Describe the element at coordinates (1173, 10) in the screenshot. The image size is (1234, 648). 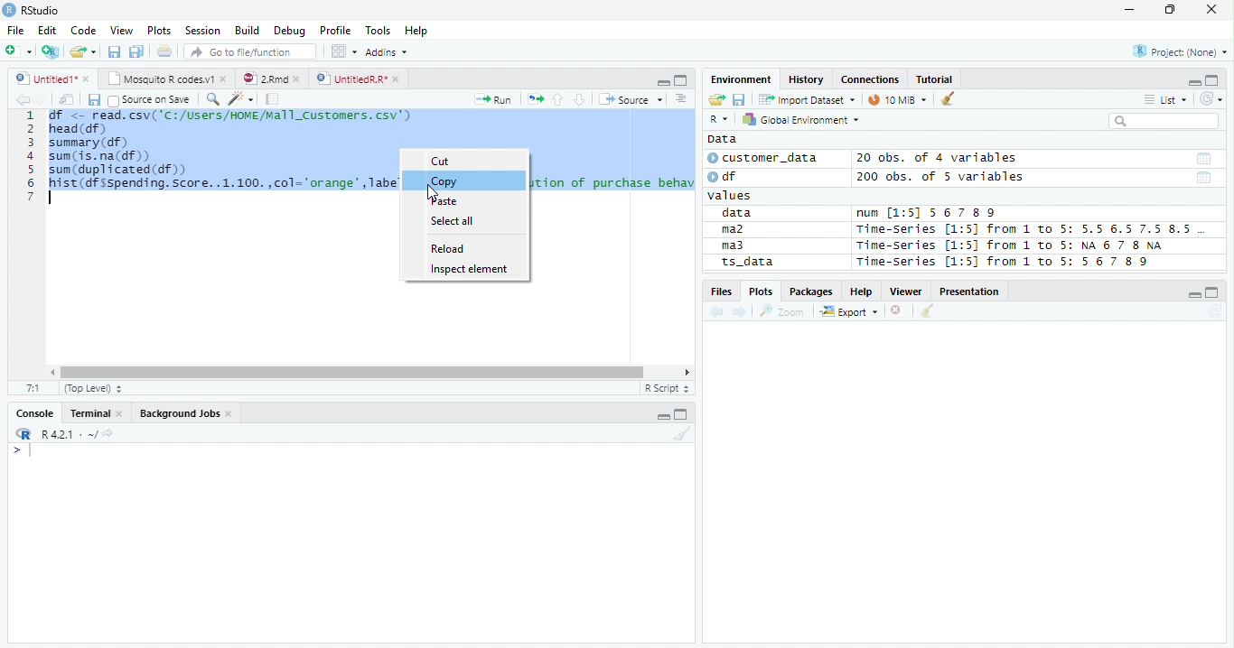
I see `Restore Down` at that location.